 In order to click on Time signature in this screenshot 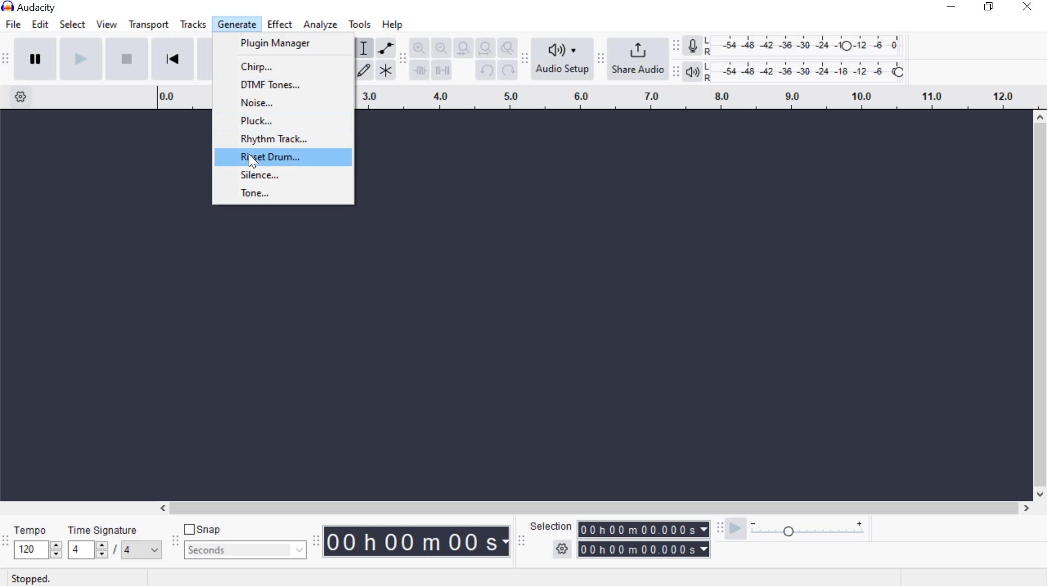, I will do `click(116, 545)`.